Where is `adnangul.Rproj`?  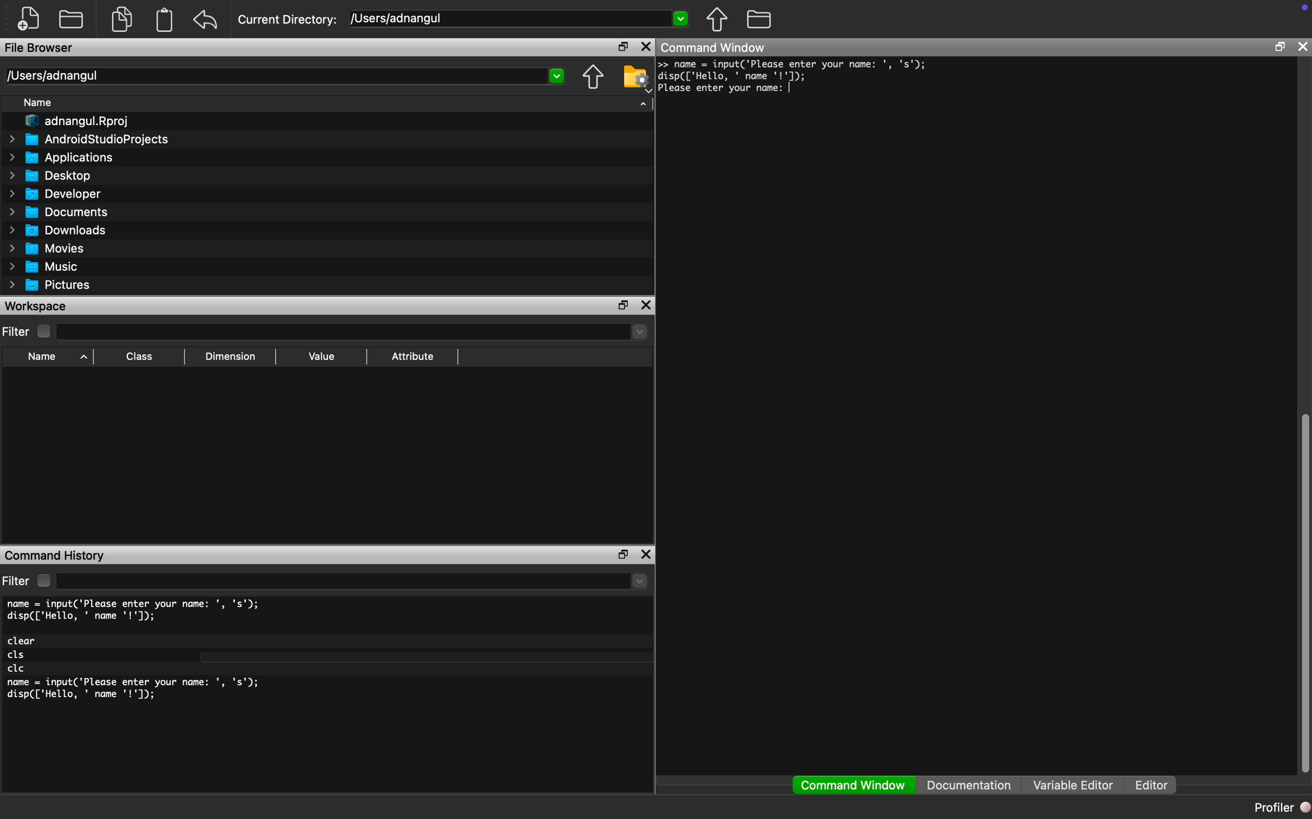 adnangul.Rproj is located at coordinates (79, 121).